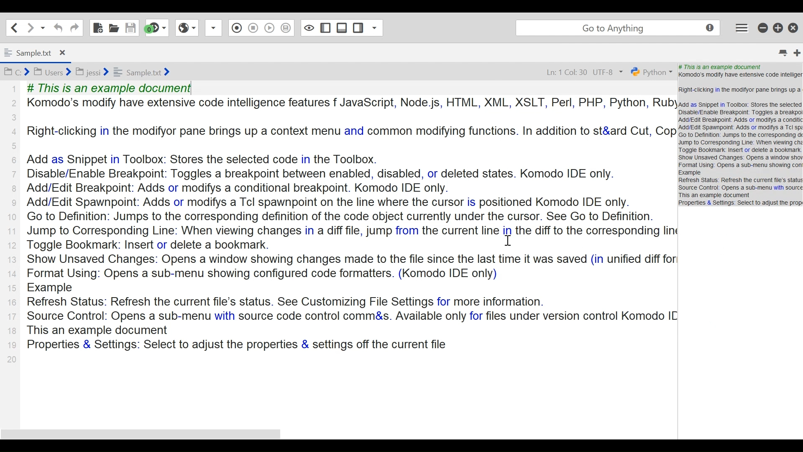 The width and height of the screenshot is (803, 452). I want to click on Record Macro, so click(212, 28).